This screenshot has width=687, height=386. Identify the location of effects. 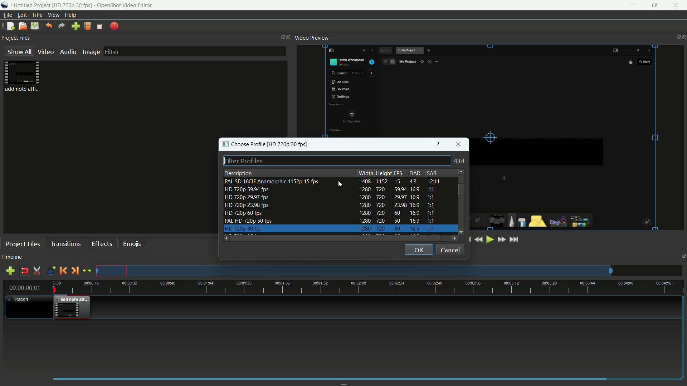
(101, 243).